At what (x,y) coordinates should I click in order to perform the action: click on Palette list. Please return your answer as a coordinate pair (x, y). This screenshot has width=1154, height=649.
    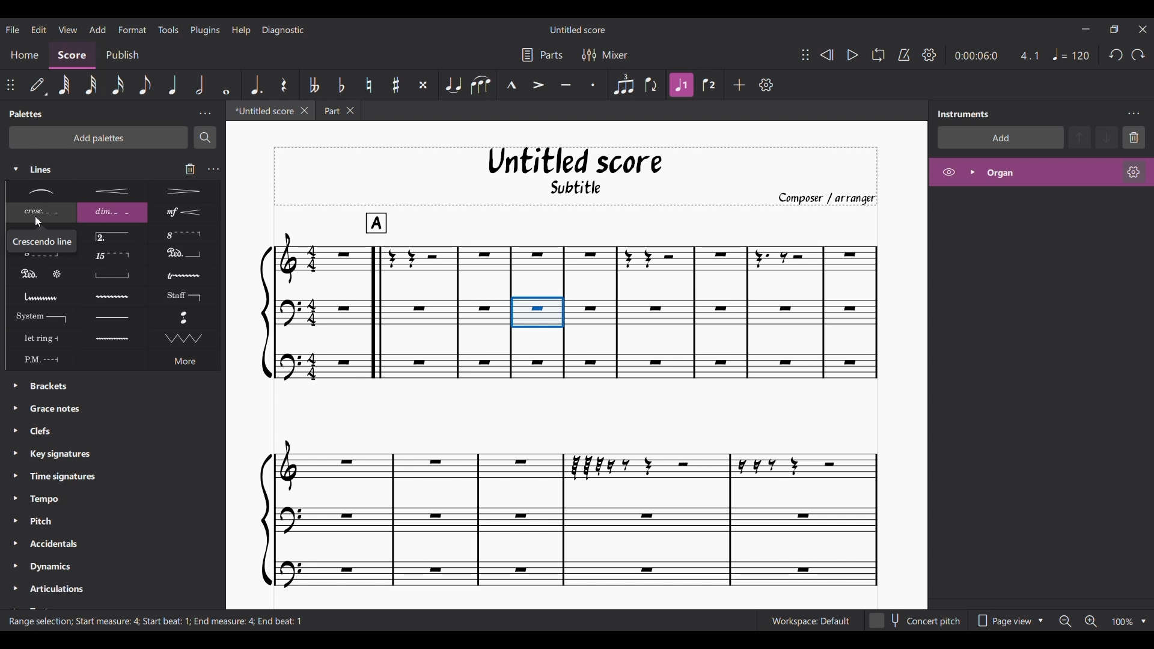
    Looking at the image, I should click on (120, 493).